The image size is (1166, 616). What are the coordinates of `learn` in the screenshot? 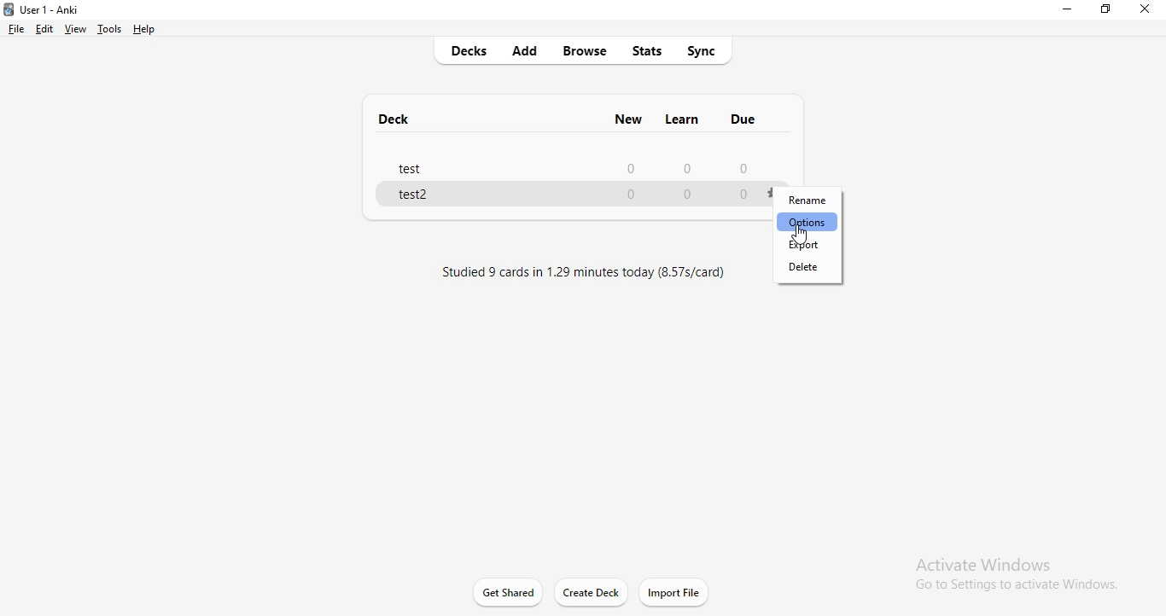 It's located at (685, 121).